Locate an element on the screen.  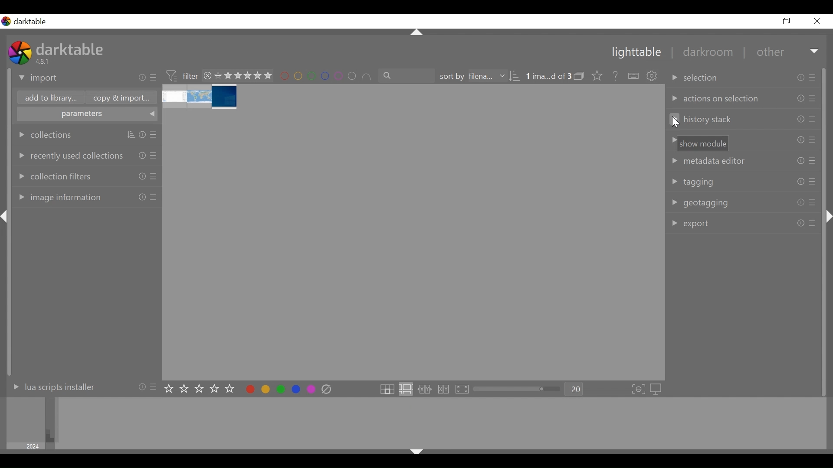
add to library is located at coordinates (49, 99).